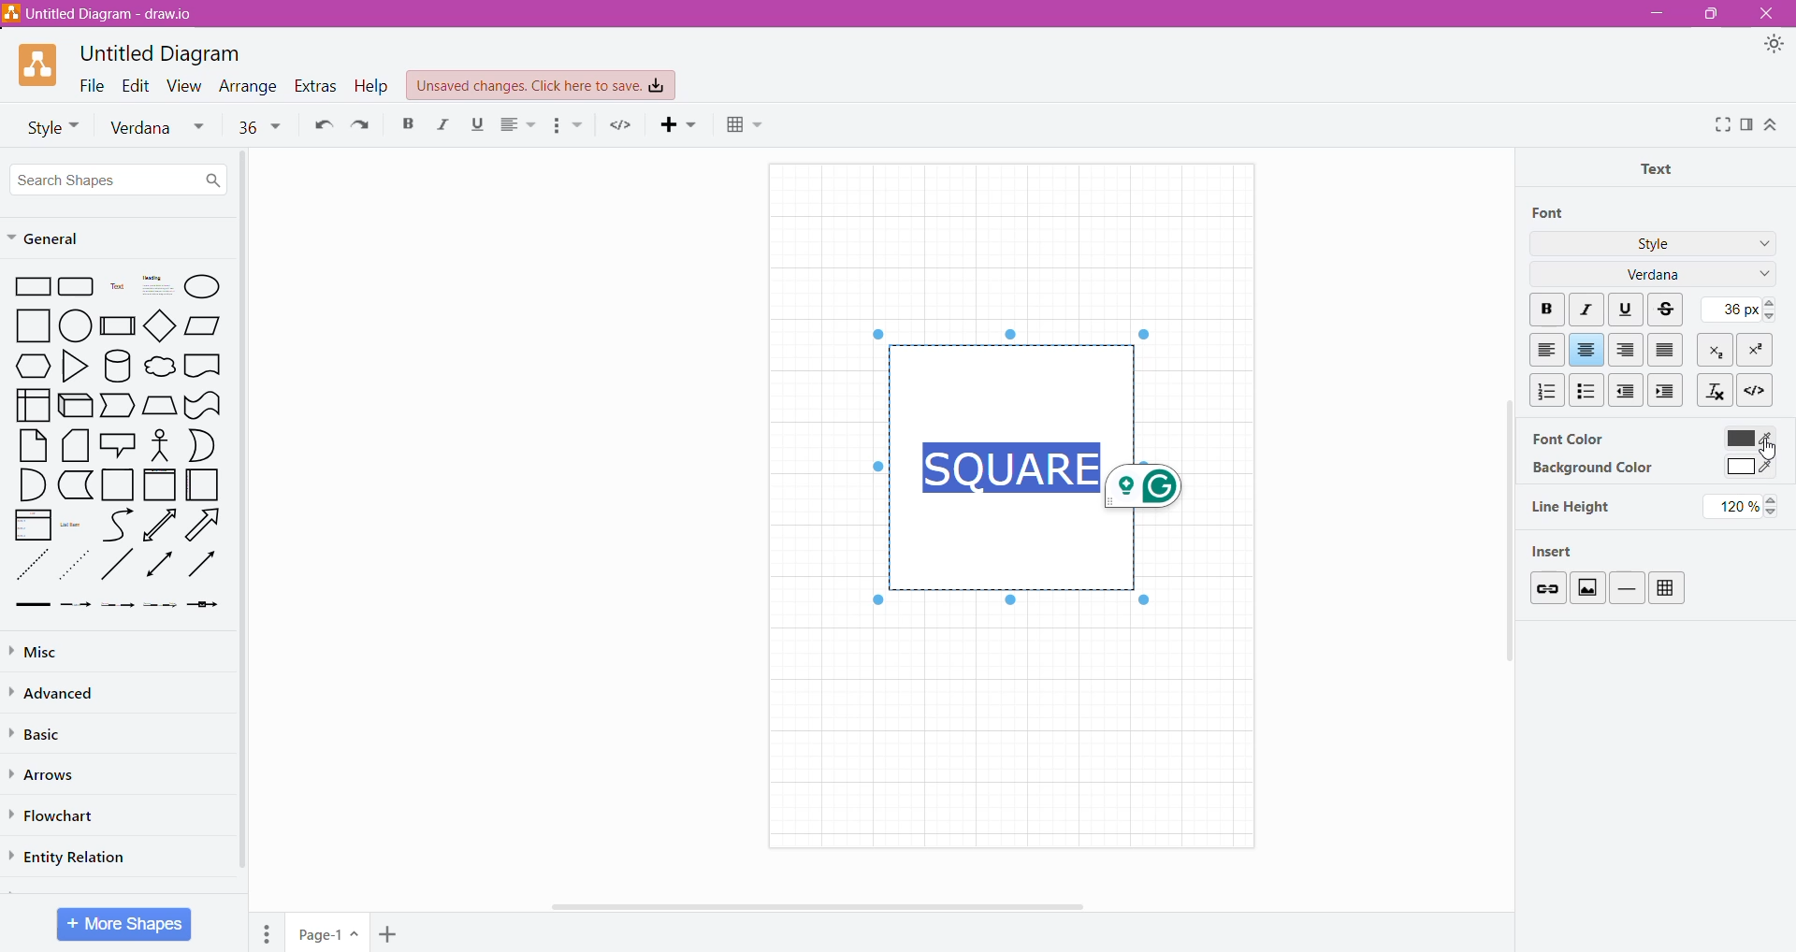 This screenshot has height=952, width=1796. Describe the element at coordinates (1736, 309) in the screenshot. I see `Set Font Size` at that location.